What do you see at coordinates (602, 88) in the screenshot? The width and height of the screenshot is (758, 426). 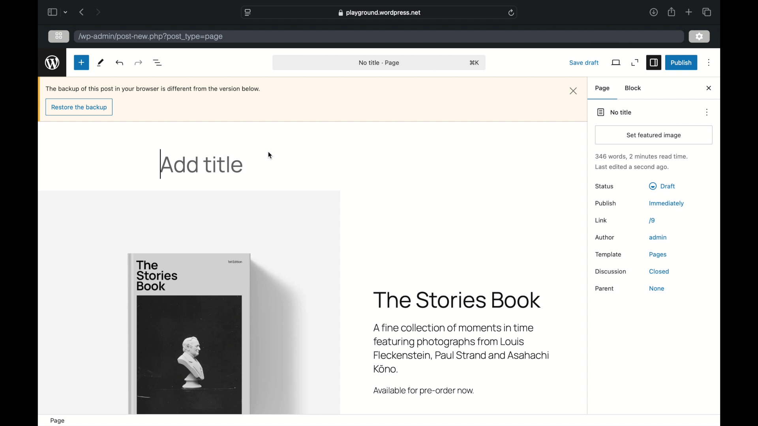 I see `page` at bounding box center [602, 88].